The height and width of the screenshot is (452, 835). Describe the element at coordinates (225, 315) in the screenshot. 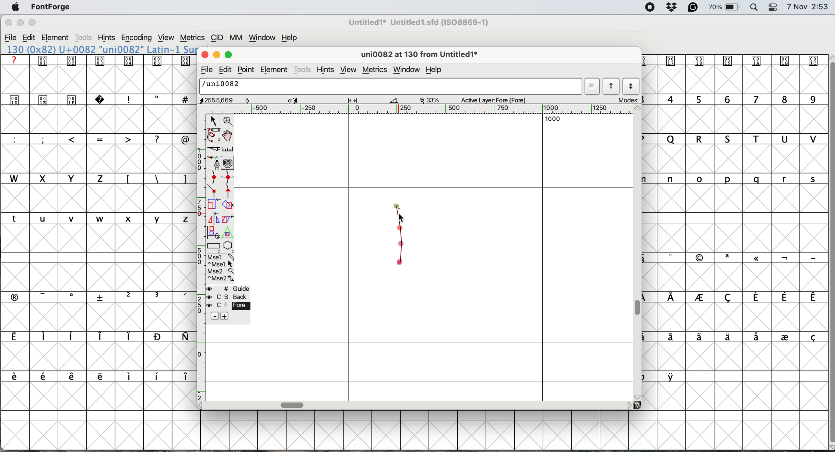

I see `add` at that location.